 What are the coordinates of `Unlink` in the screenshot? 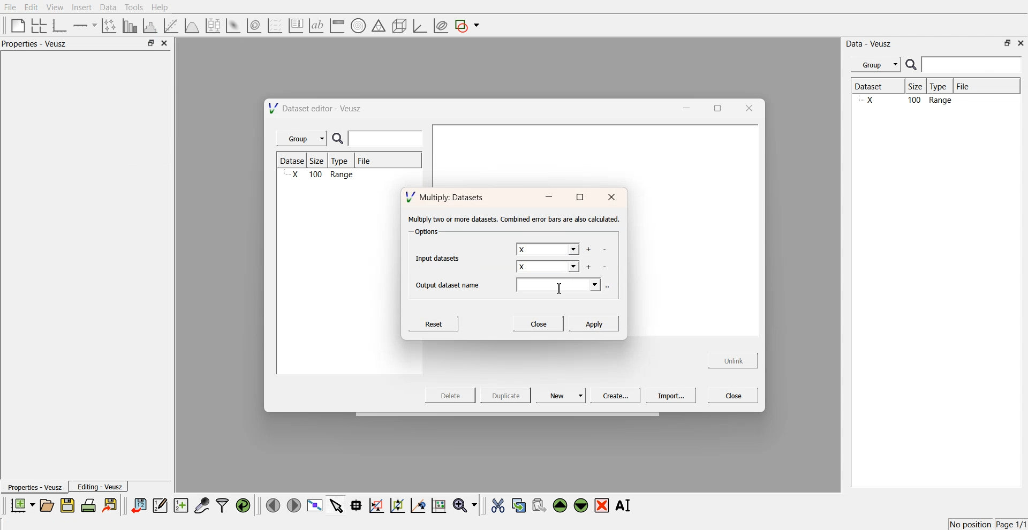 It's located at (734, 359).